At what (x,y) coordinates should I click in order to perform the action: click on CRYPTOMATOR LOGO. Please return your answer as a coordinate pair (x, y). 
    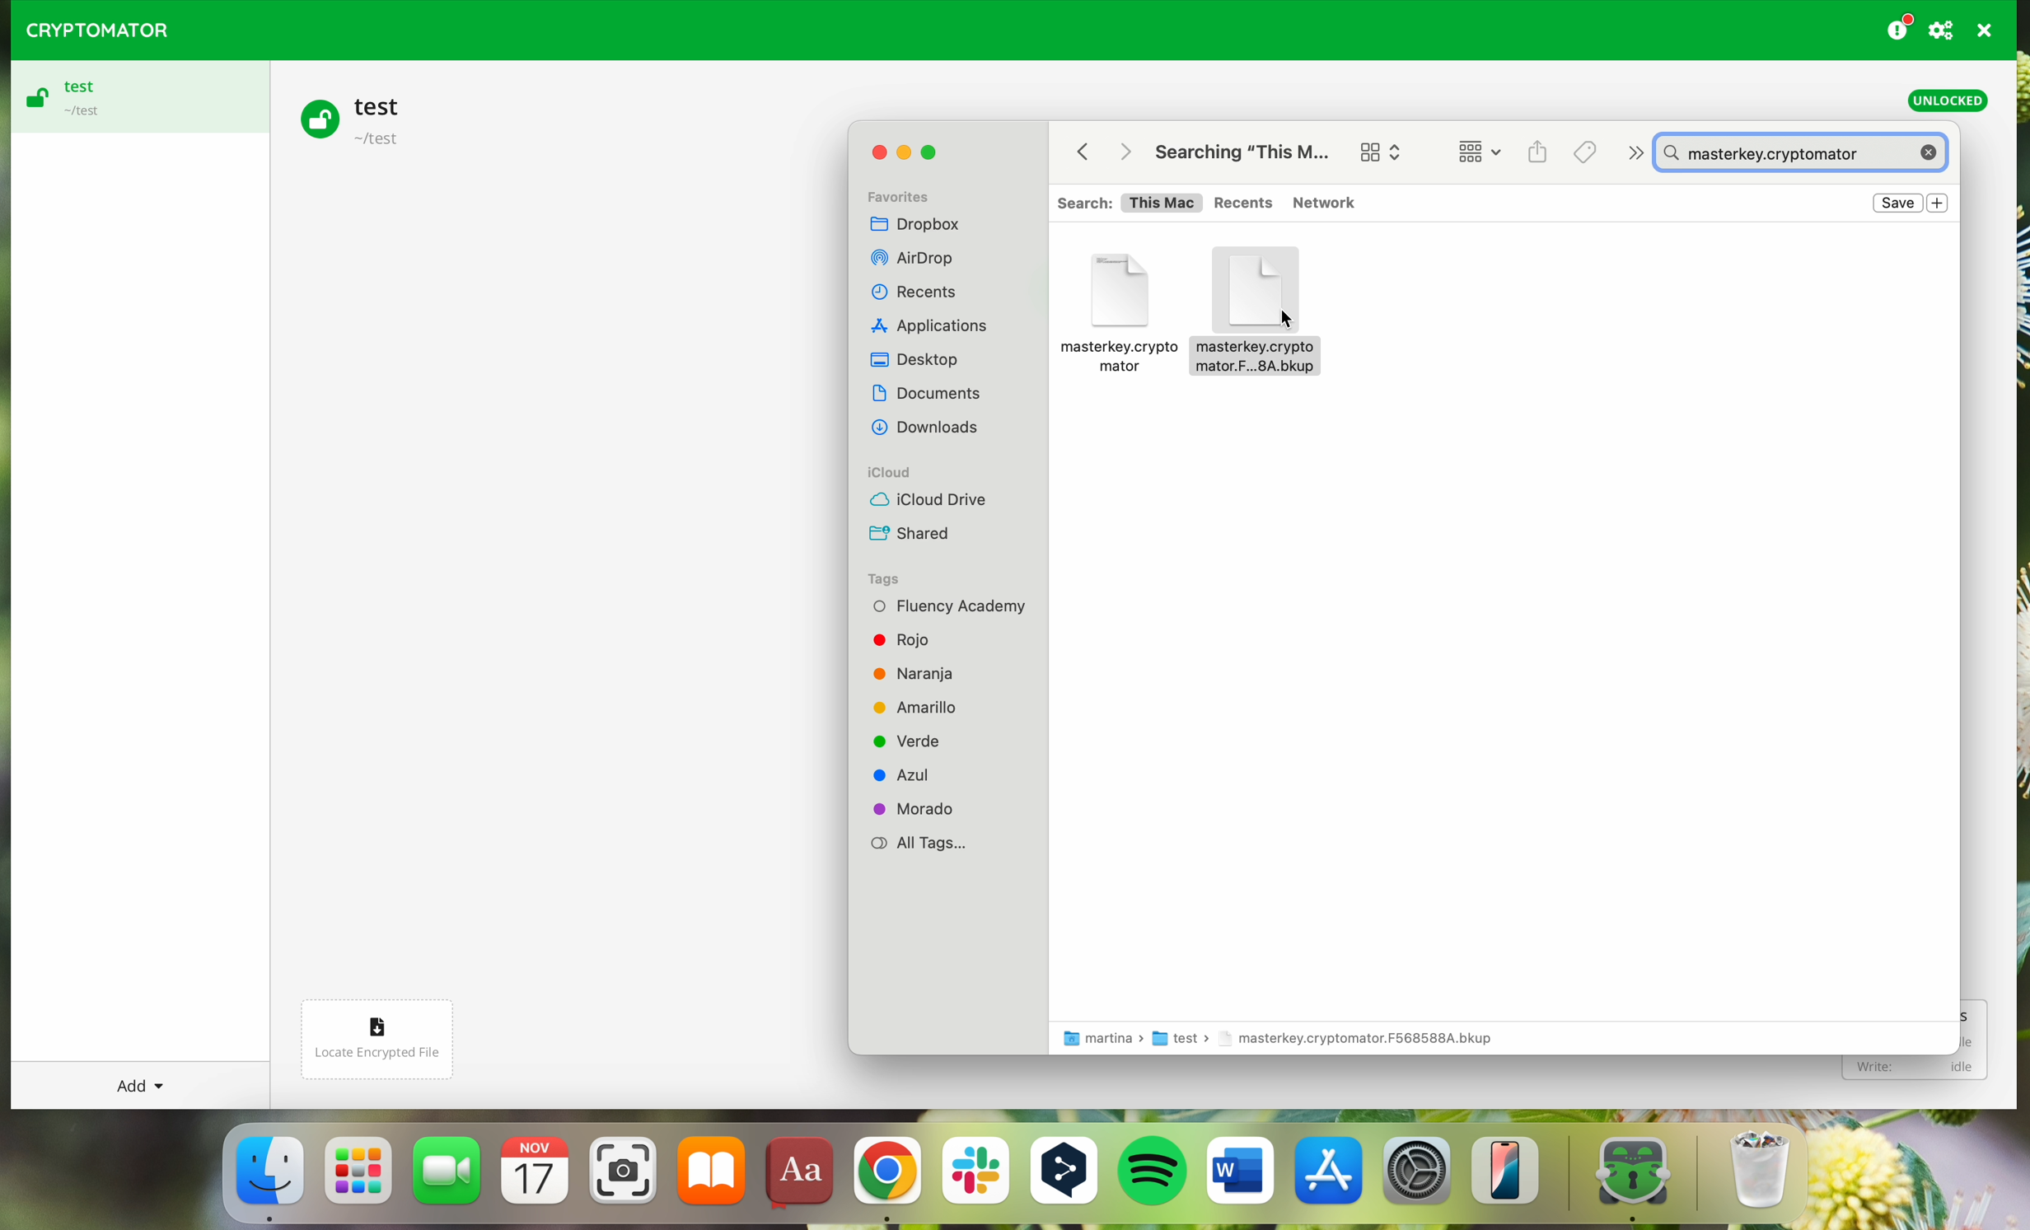
    Looking at the image, I should click on (90, 26).